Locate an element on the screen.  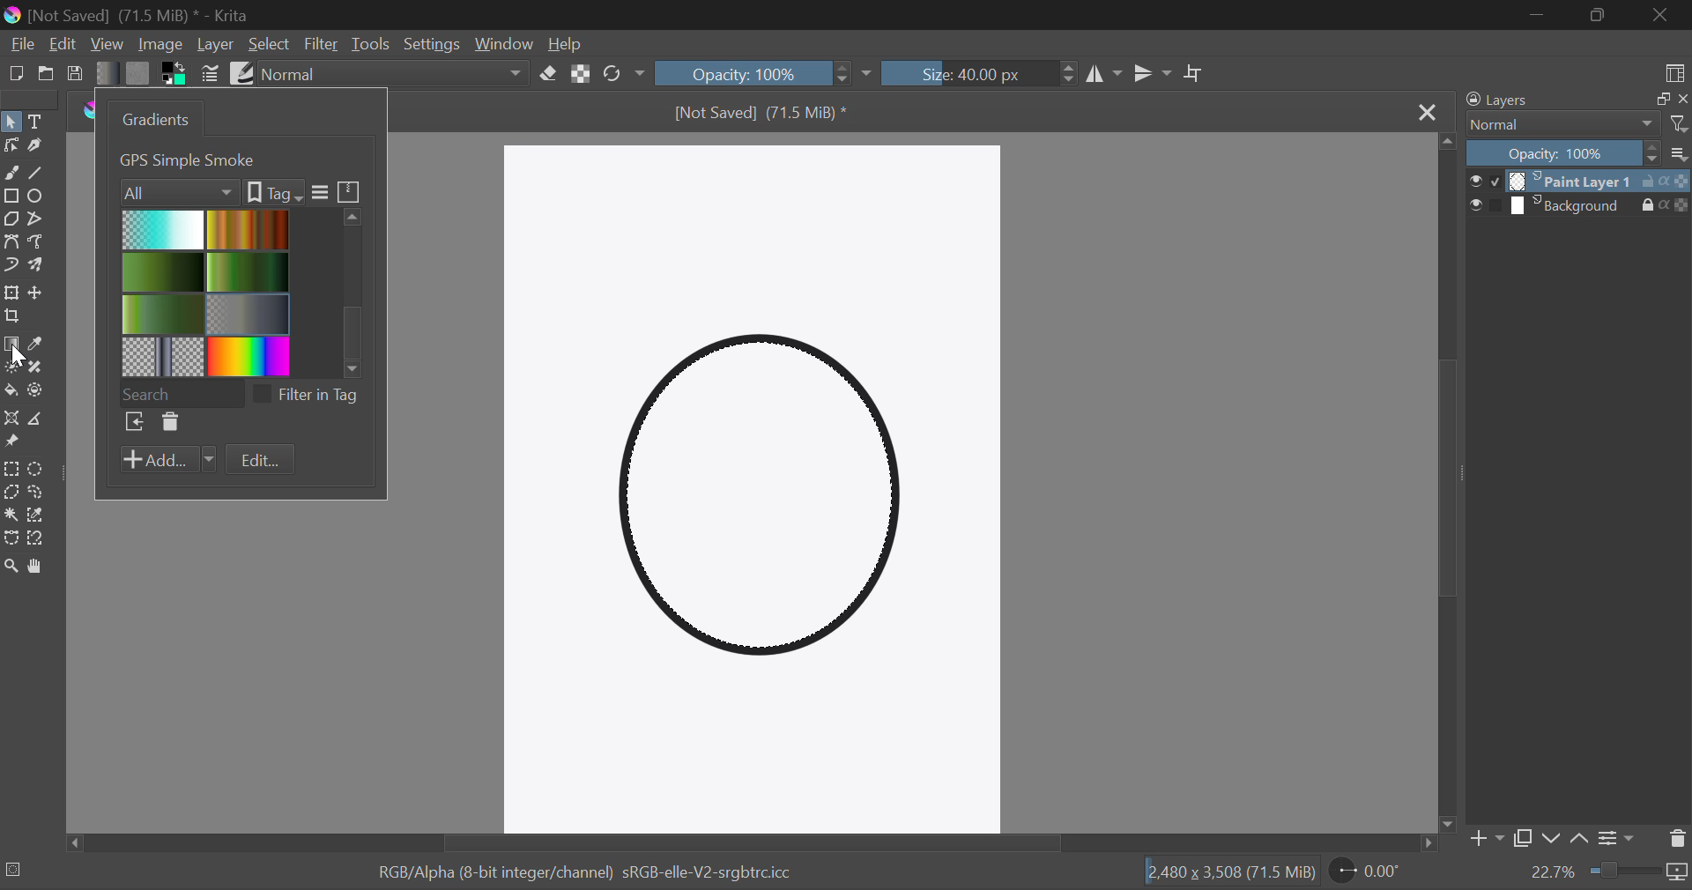
more is located at coordinates (322, 193).